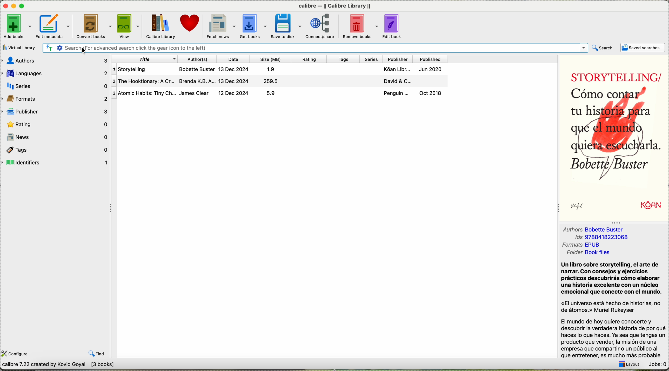 The width and height of the screenshot is (669, 371). I want to click on saved searches, so click(644, 48).